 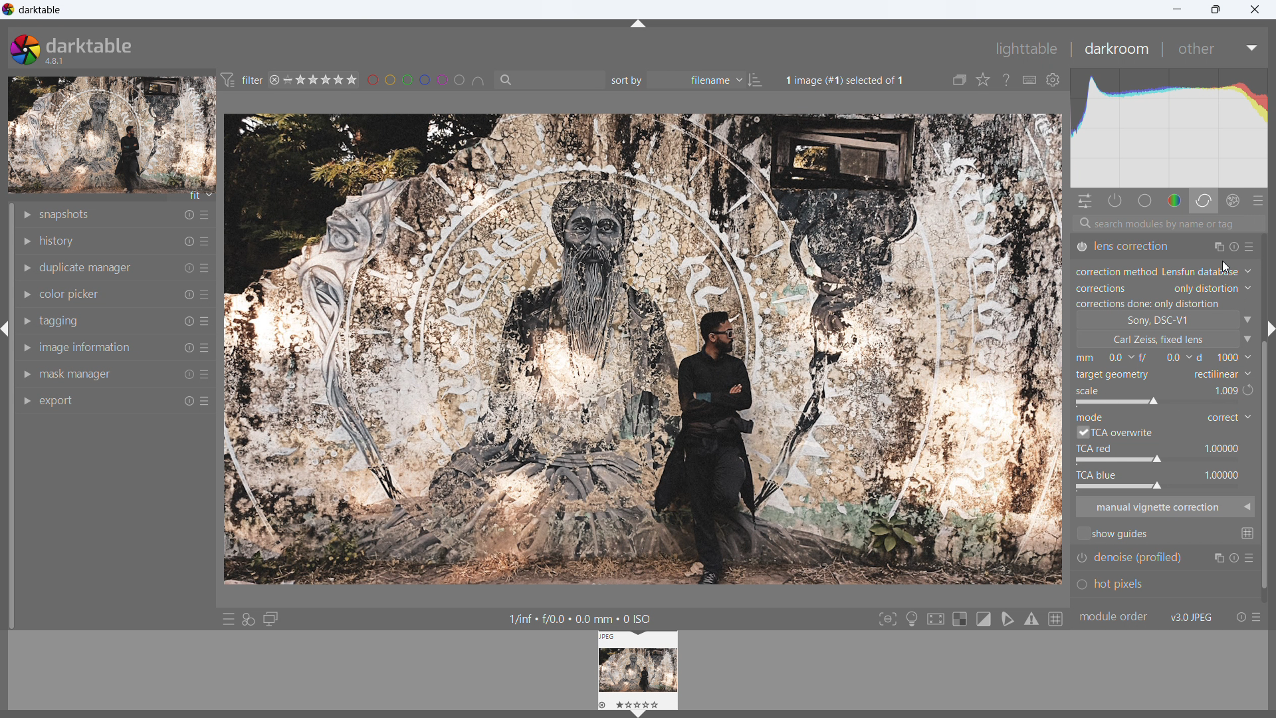 I want to click on image information, so click(x=86, y=347).